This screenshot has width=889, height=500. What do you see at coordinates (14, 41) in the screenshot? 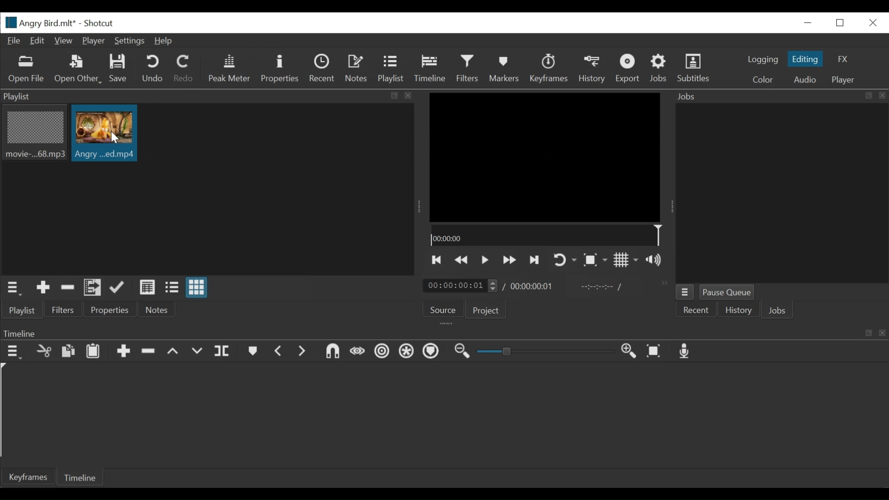
I see `File` at bounding box center [14, 41].